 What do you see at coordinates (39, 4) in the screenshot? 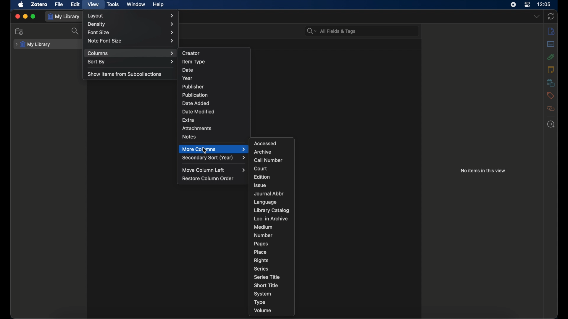
I see `zotero` at bounding box center [39, 4].